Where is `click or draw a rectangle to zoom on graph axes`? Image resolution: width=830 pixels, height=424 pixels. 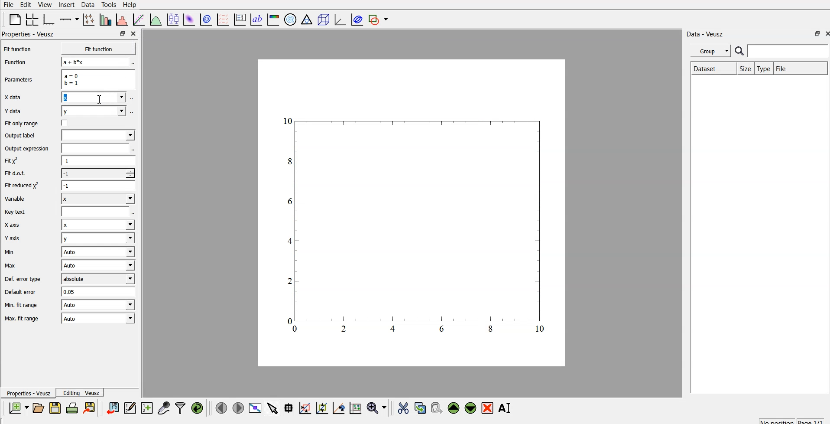
click or draw a rectangle to zoom on graph axes is located at coordinates (306, 409).